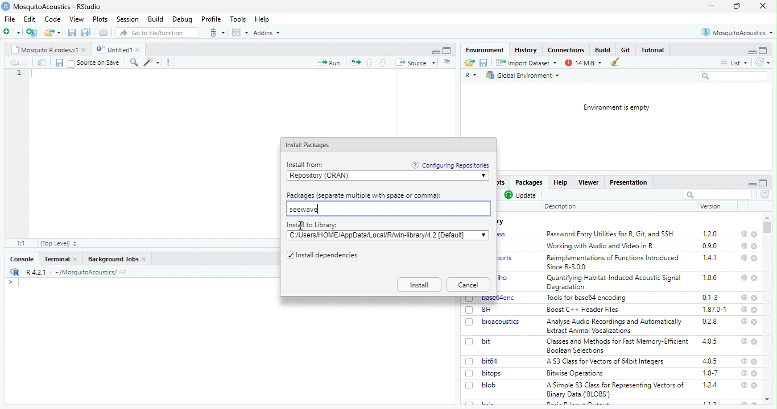 Image resolution: width=777 pixels, height=409 pixels. What do you see at coordinates (755, 235) in the screenshot?
I see `close` at bounding box center [755, 235].